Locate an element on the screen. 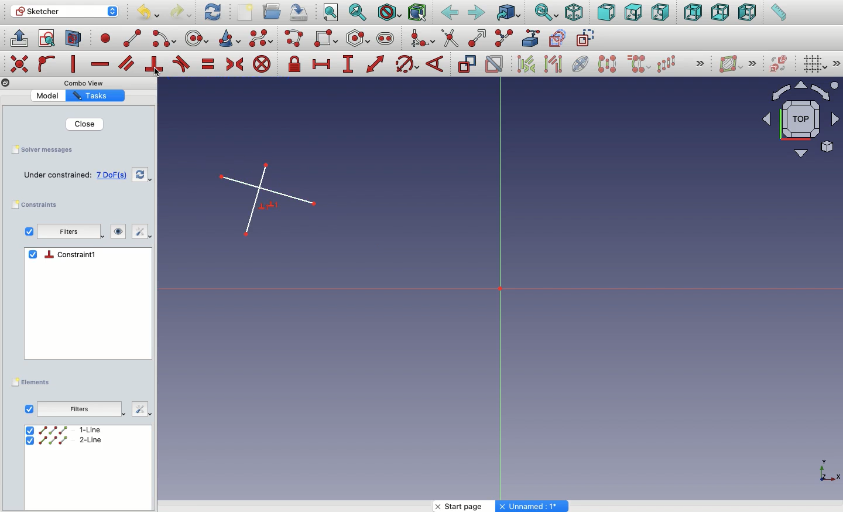 Image resolution: width=843 pixels, height=512 pixels. Bounding box is located at coordinates (419, 13).